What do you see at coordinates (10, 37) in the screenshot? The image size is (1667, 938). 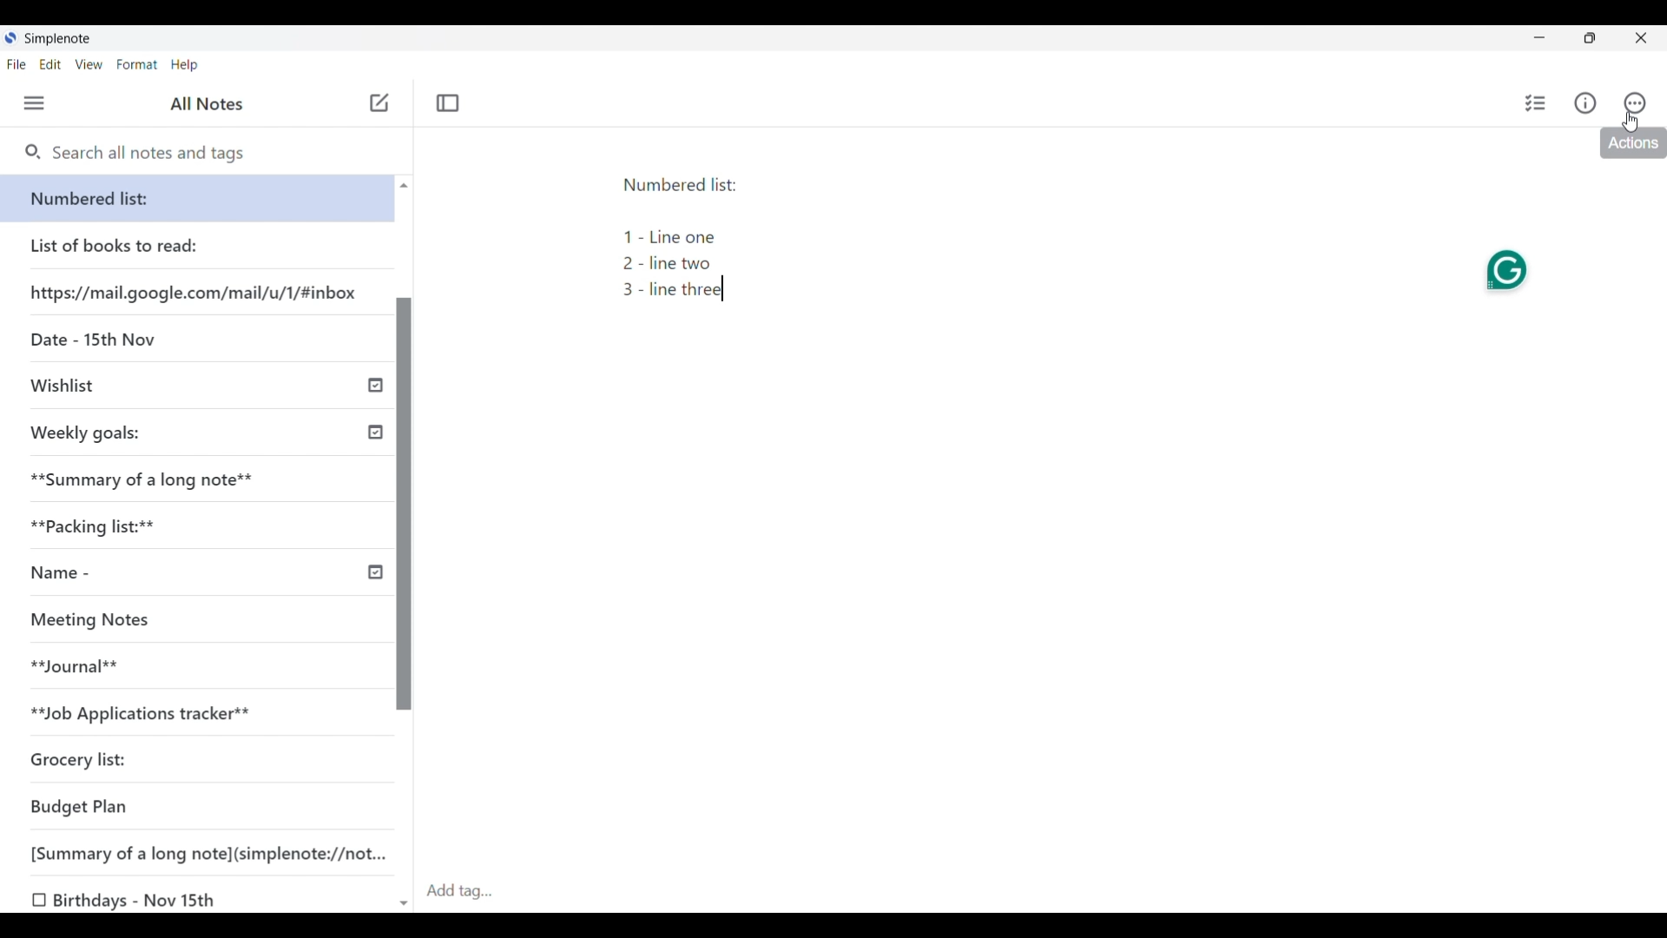 I see `Simplenote logo` at bounding box center [10, 37].